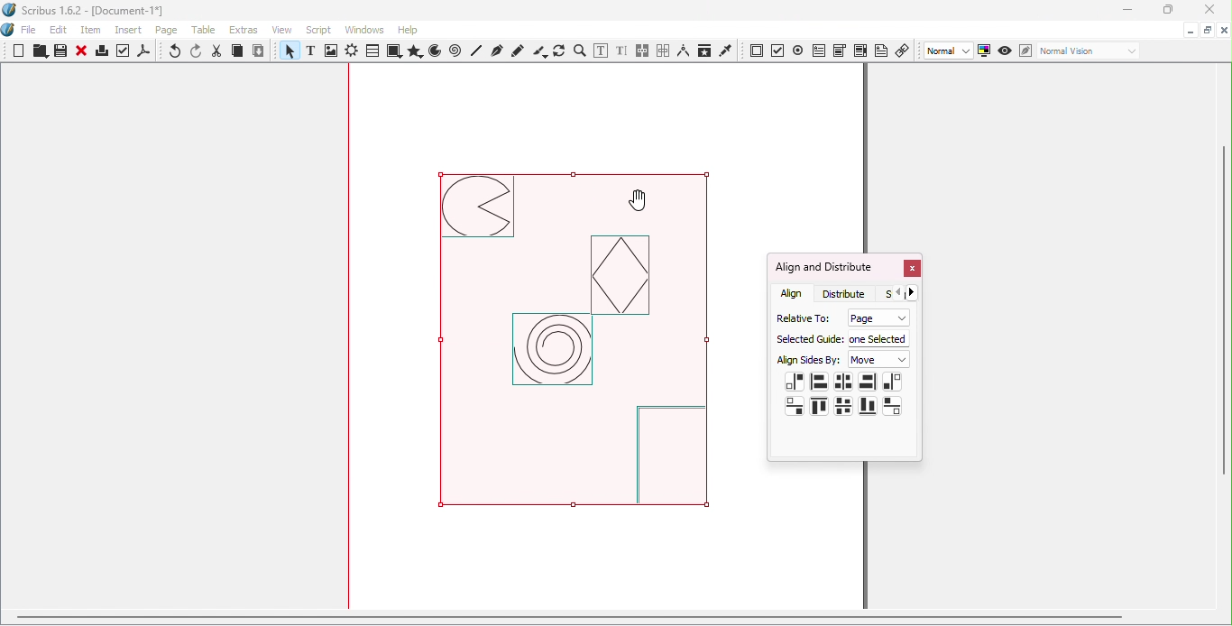 This screenshot has height=626, width=1232. I want to click on Align tops of items to bottom of anchor, so click(892, 405).